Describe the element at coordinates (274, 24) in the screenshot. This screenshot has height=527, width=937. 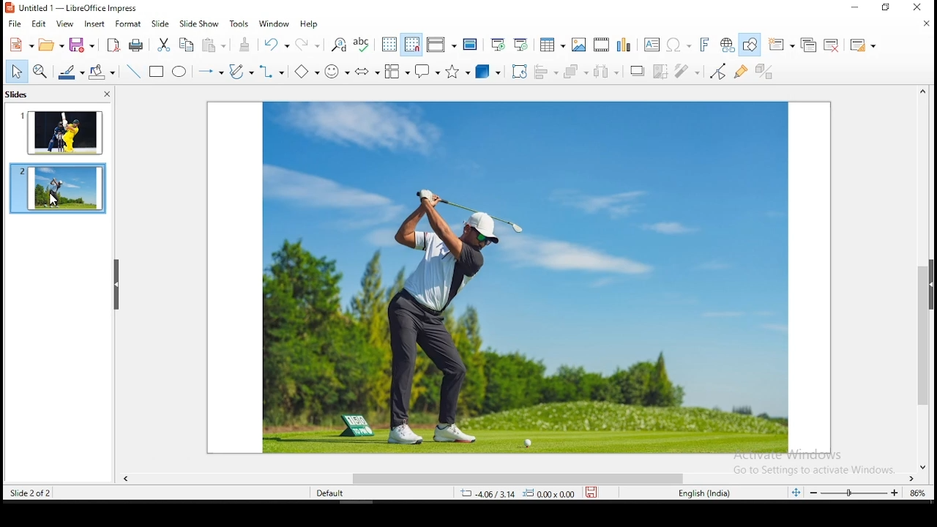
I see `window` at that location.